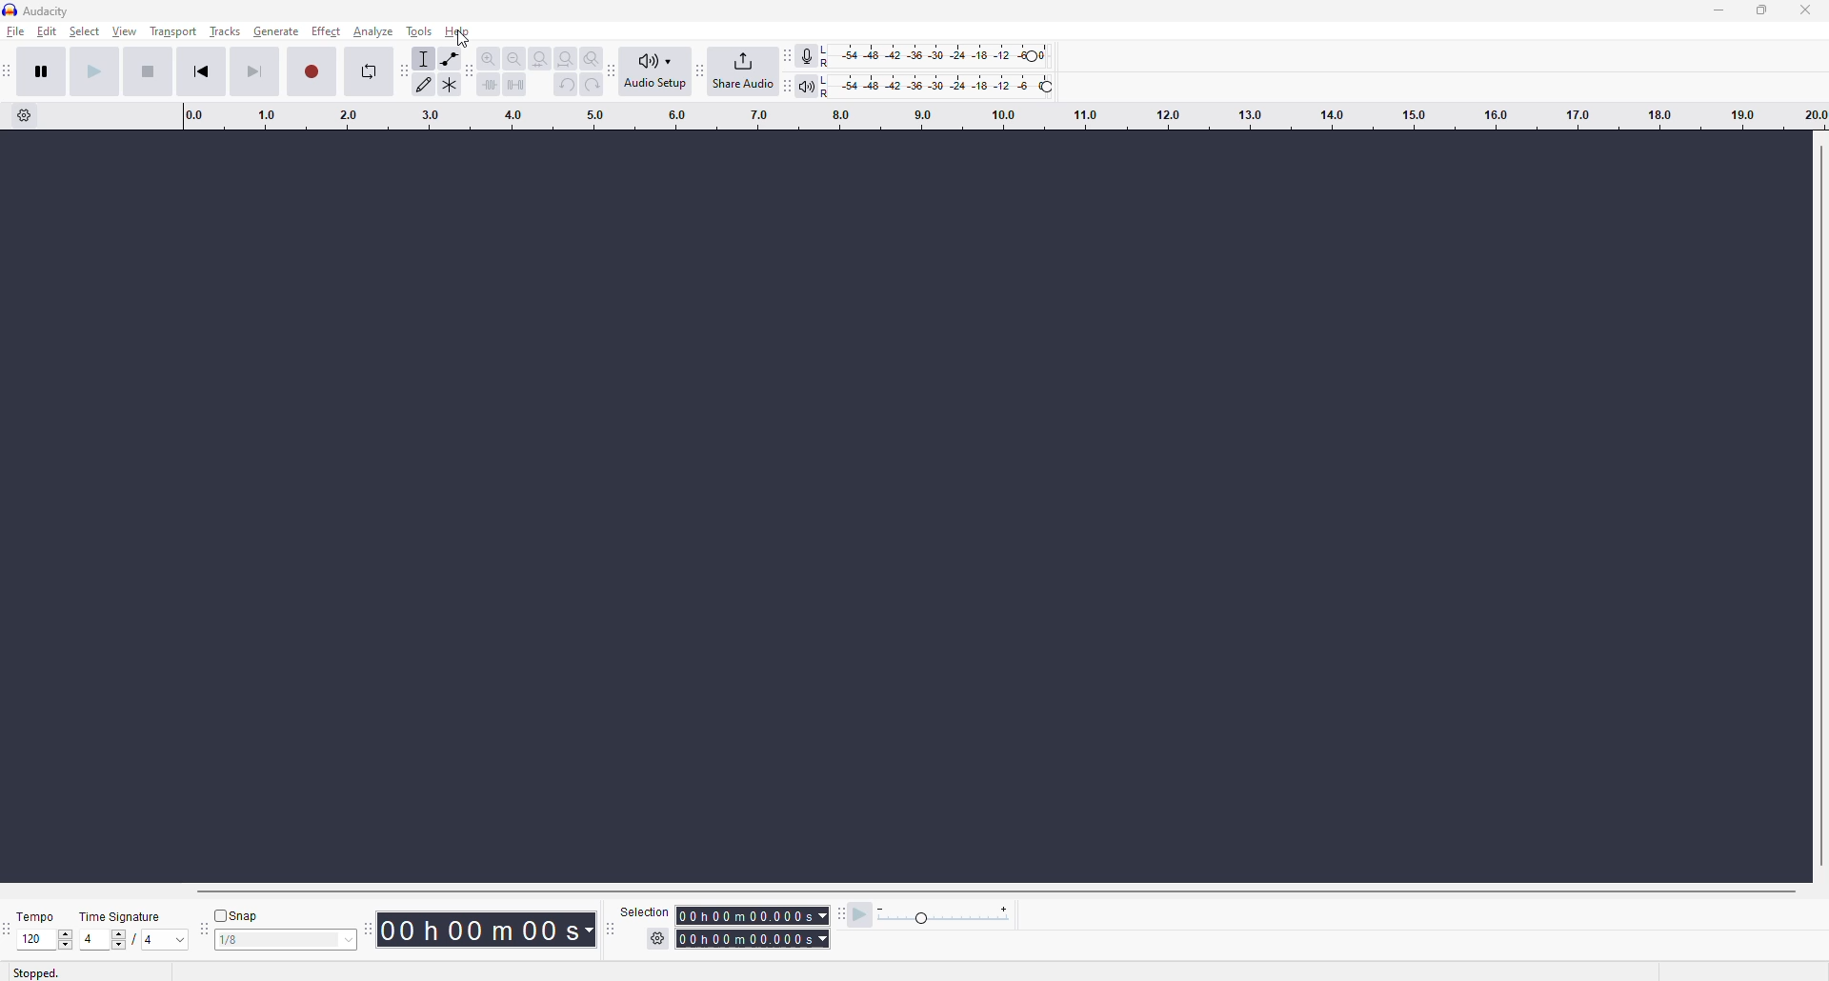 Image resolution: width=1829 pixels, height=981 pixels. What do you see at coordinates (808, 84) in the screenshot?
I see `playback meter` at bounding box center [808, 84].